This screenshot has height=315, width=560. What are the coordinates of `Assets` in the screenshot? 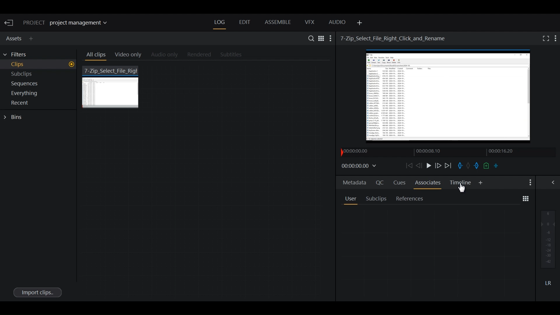 It's located at (13, 38).